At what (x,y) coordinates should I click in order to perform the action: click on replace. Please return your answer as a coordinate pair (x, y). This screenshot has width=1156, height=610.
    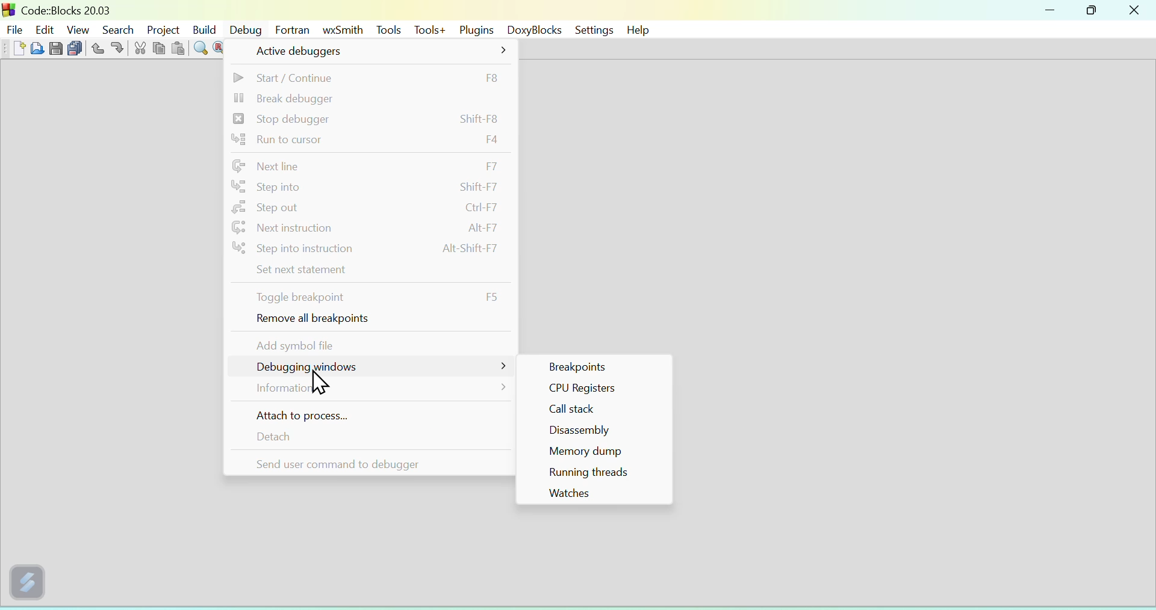
    Looking at the image, I should click on (219, 49).